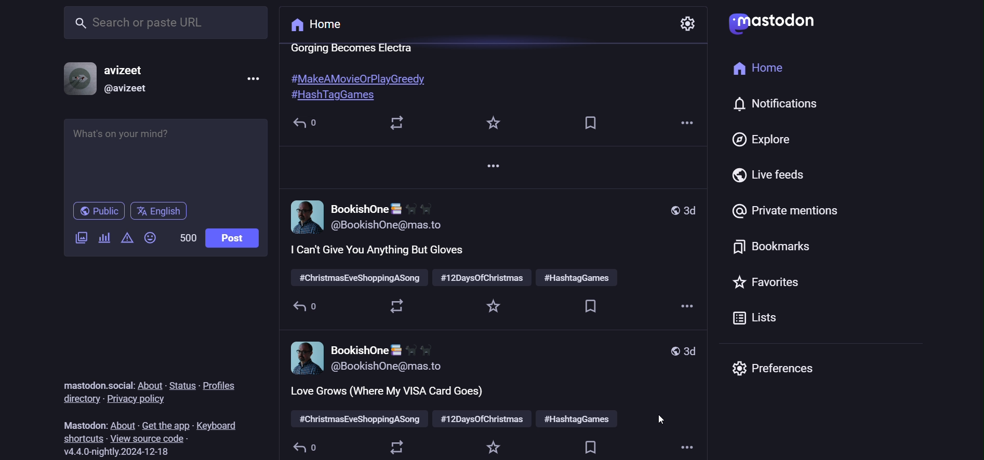  I want to click on profile picture, so click(77, 77).